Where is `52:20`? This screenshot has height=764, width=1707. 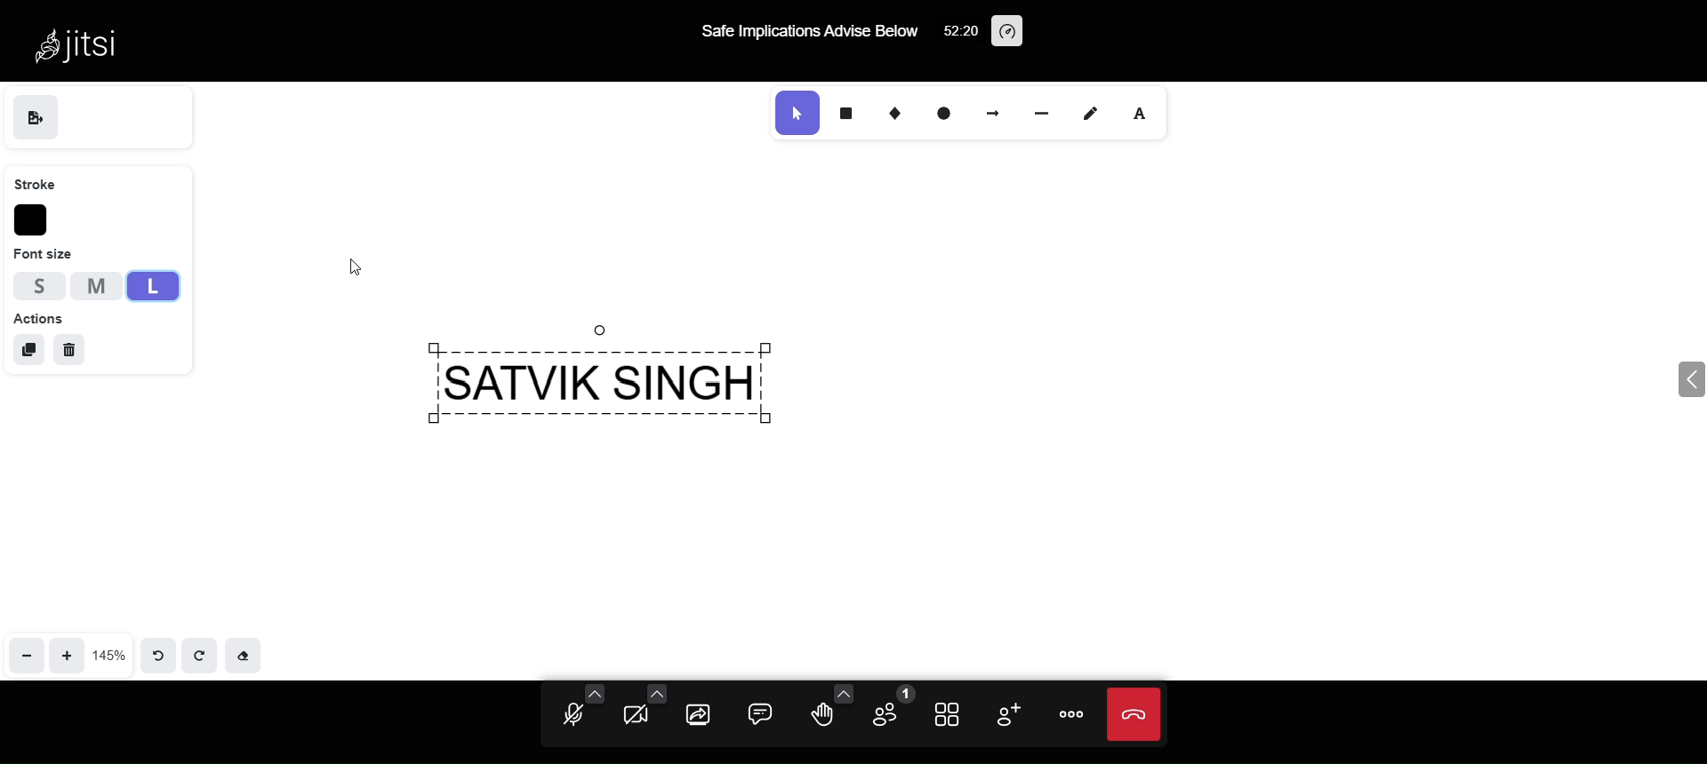
52:20 is located at coordinates (958, 35).